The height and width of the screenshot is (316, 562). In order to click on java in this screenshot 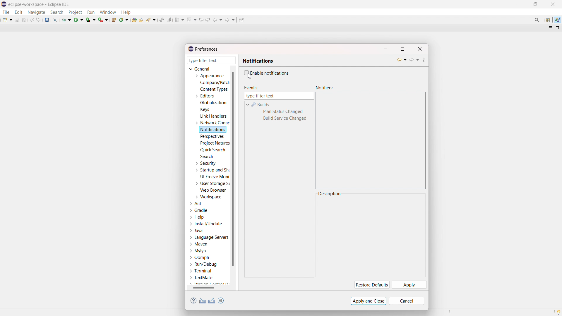, I will do `click(197, 231)`.